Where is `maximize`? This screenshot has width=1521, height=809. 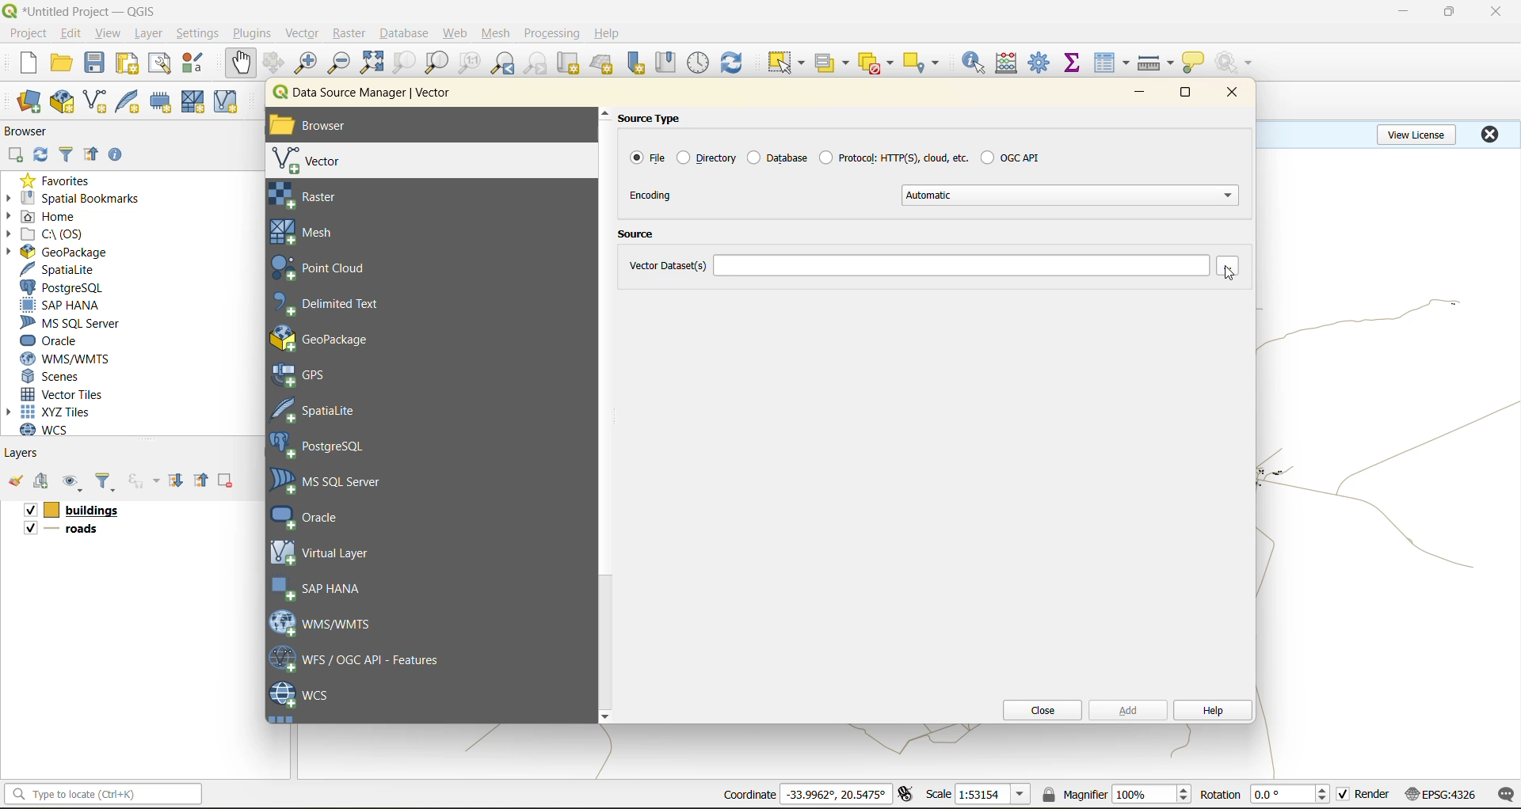 maximize is located at coordinates (1450, 12).